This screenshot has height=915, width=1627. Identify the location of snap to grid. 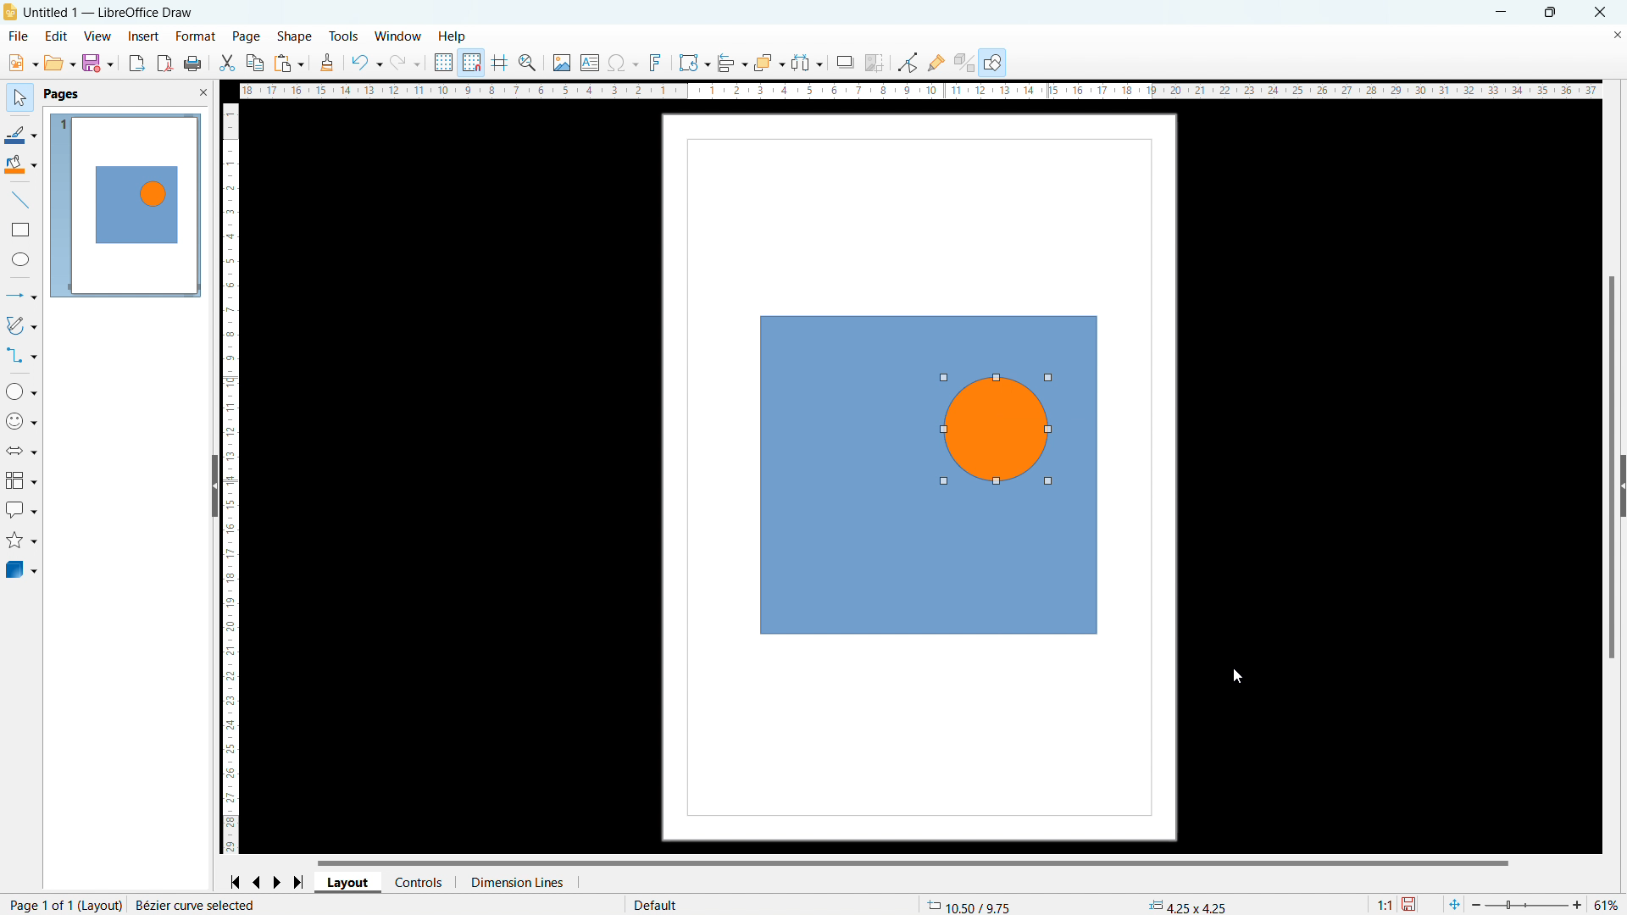
(471, 64).